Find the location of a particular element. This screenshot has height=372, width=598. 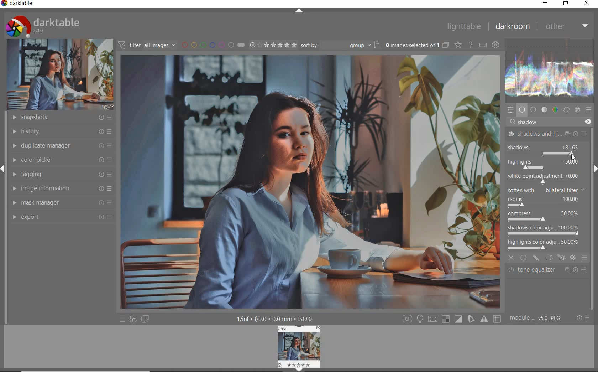

mask manager is located at coordinates (62, 203).